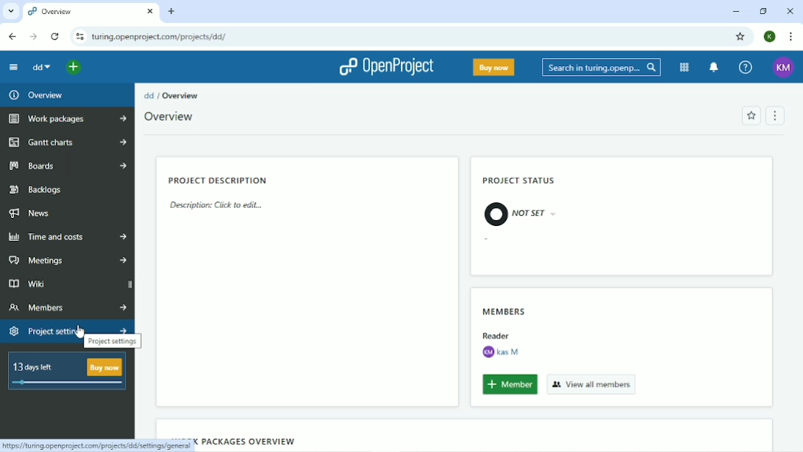 This screenshot has height=452, width=803. I want to click on Members, so click(507, 311).